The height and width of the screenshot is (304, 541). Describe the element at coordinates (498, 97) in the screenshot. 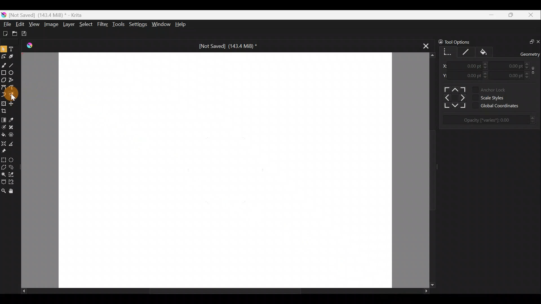

I see `Scale styles` at that location.